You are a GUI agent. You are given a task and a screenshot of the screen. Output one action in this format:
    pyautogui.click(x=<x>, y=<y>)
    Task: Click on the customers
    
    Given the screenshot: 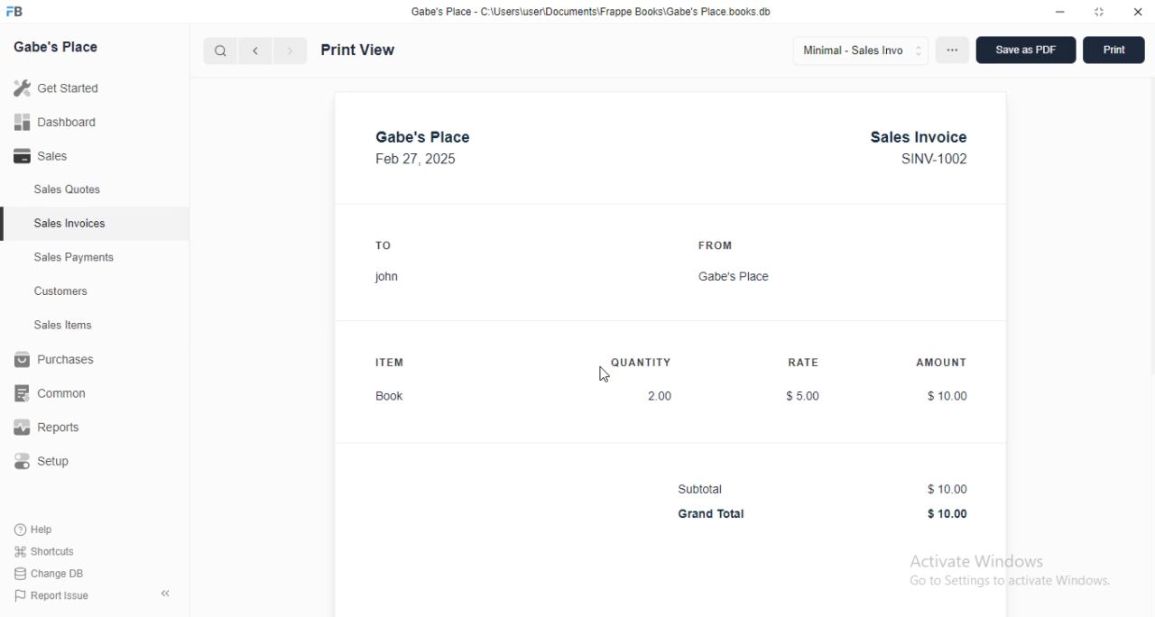 What is the action you would take?
    pyautogui.click(x=62, y=291)
    